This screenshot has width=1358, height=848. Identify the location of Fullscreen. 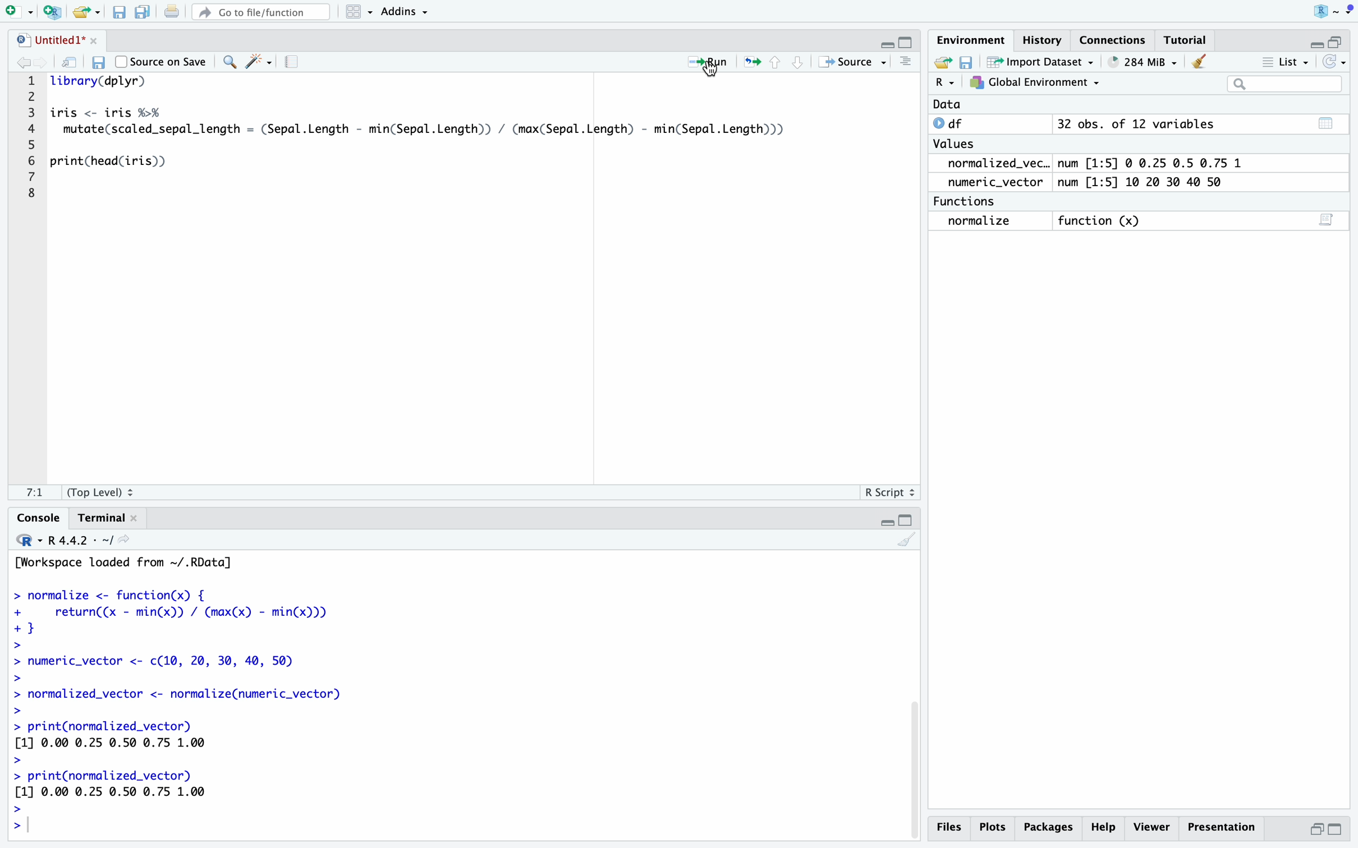
(893, 521).